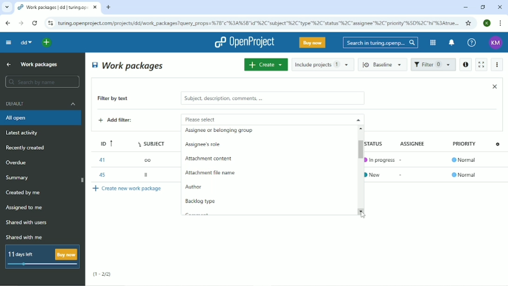 Image resolution: width=508 pixels, height=286 pixels. What do you see at coordinates (379, 143) in the screenshot?
I see `Status` at bounding box center [379, 143].